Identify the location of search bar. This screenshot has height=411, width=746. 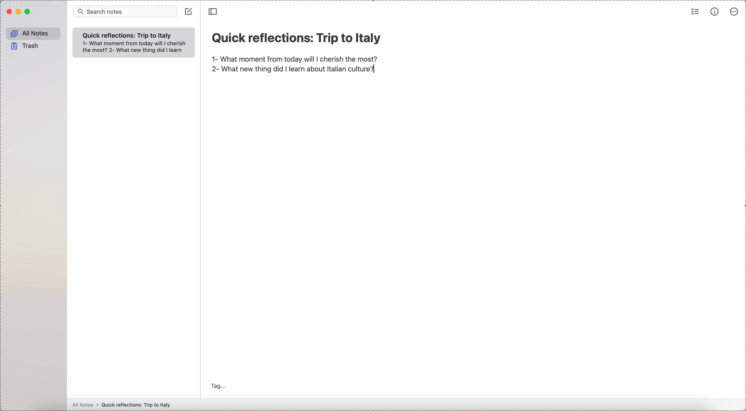
(125, 11).